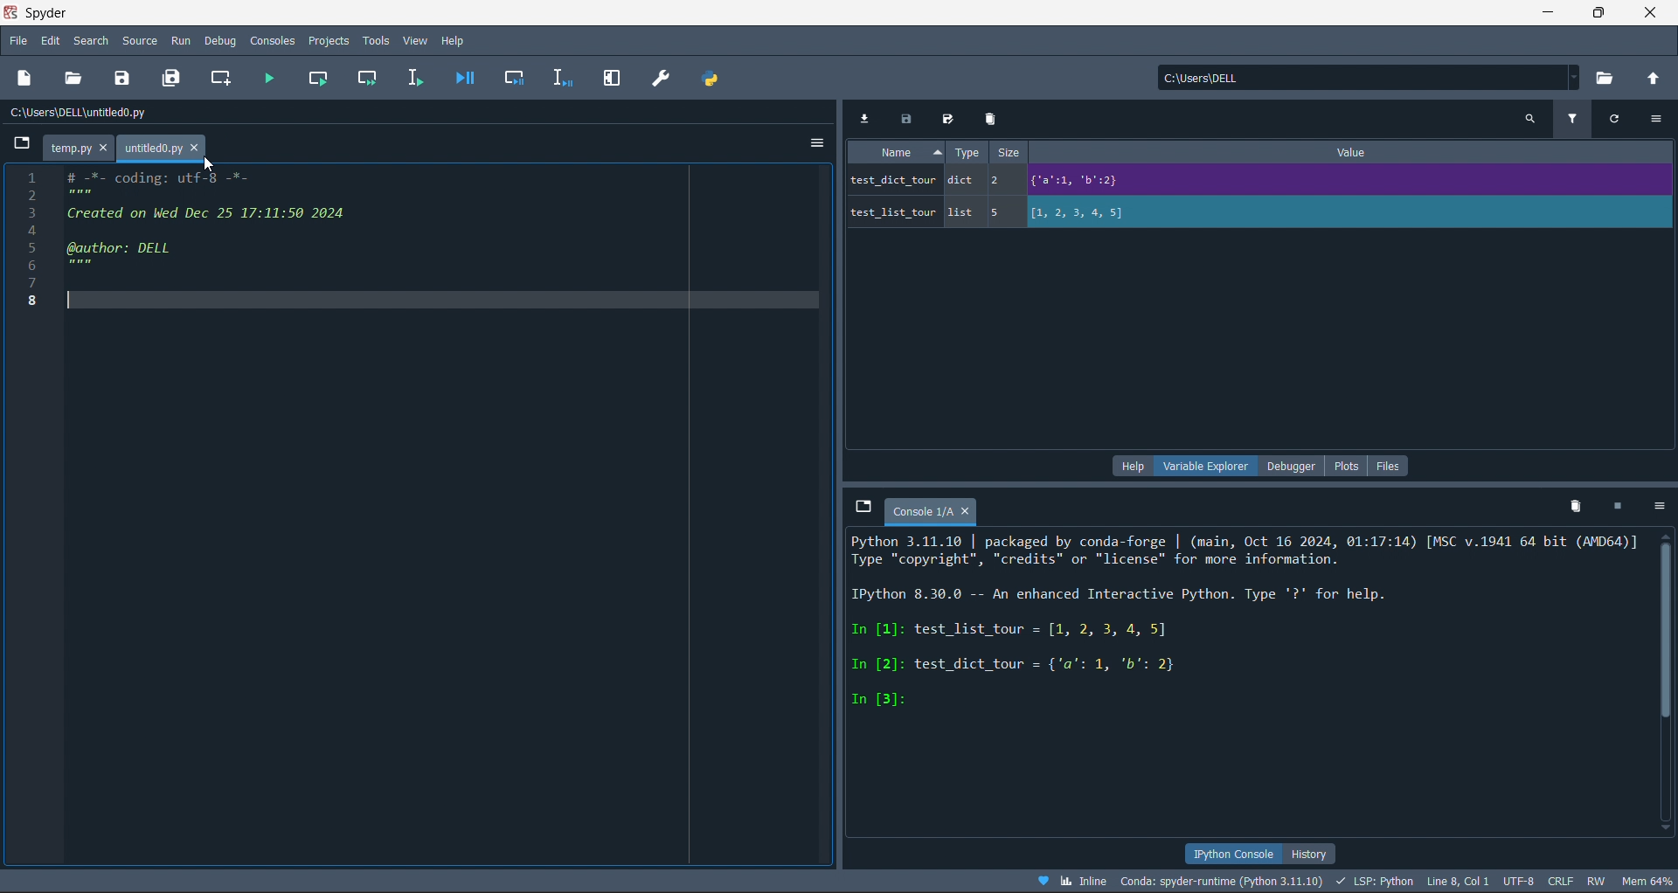 Image resolution: width=1678 pixels, height=893 pixels. Describe the element at coordinates (947, 117) in the screenshot. I see `save data as` at that location.